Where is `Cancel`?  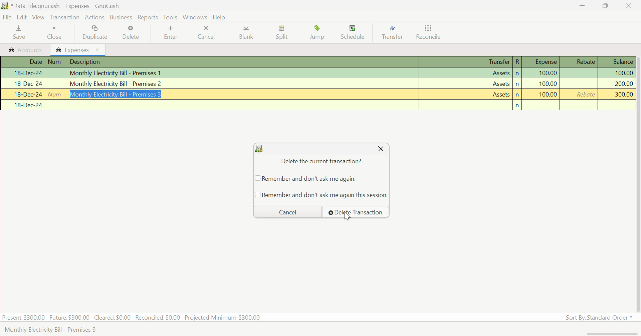 Cancel is located at coordinates (207, 33).